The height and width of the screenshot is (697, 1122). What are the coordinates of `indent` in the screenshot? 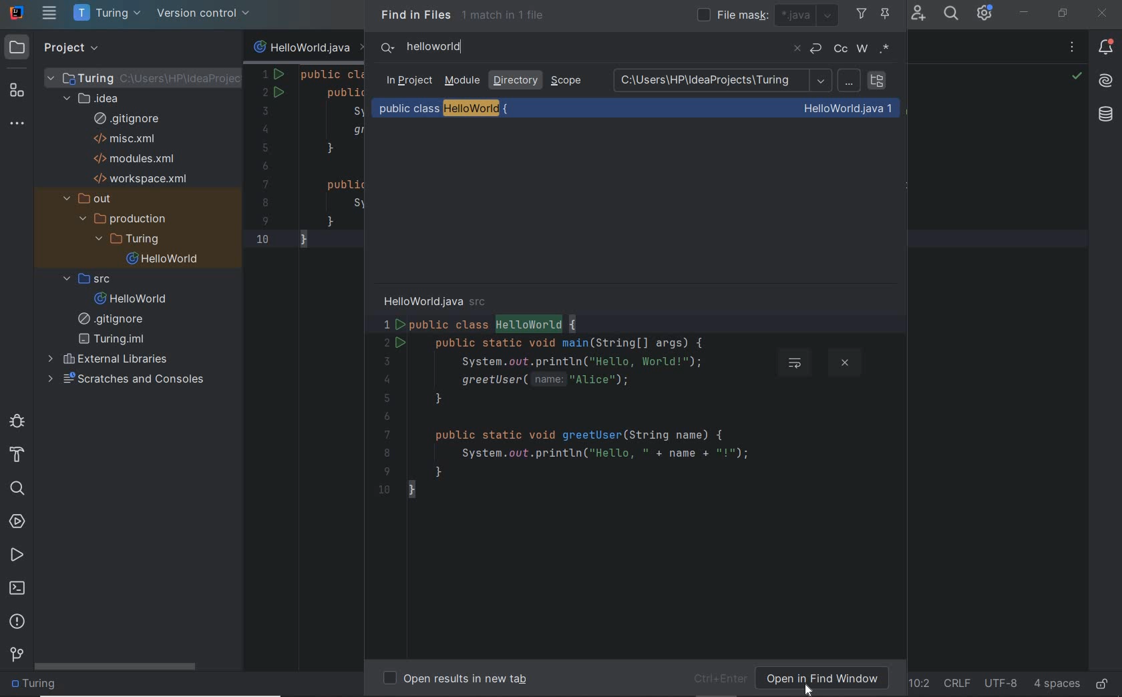 It's located at (1055, 685).